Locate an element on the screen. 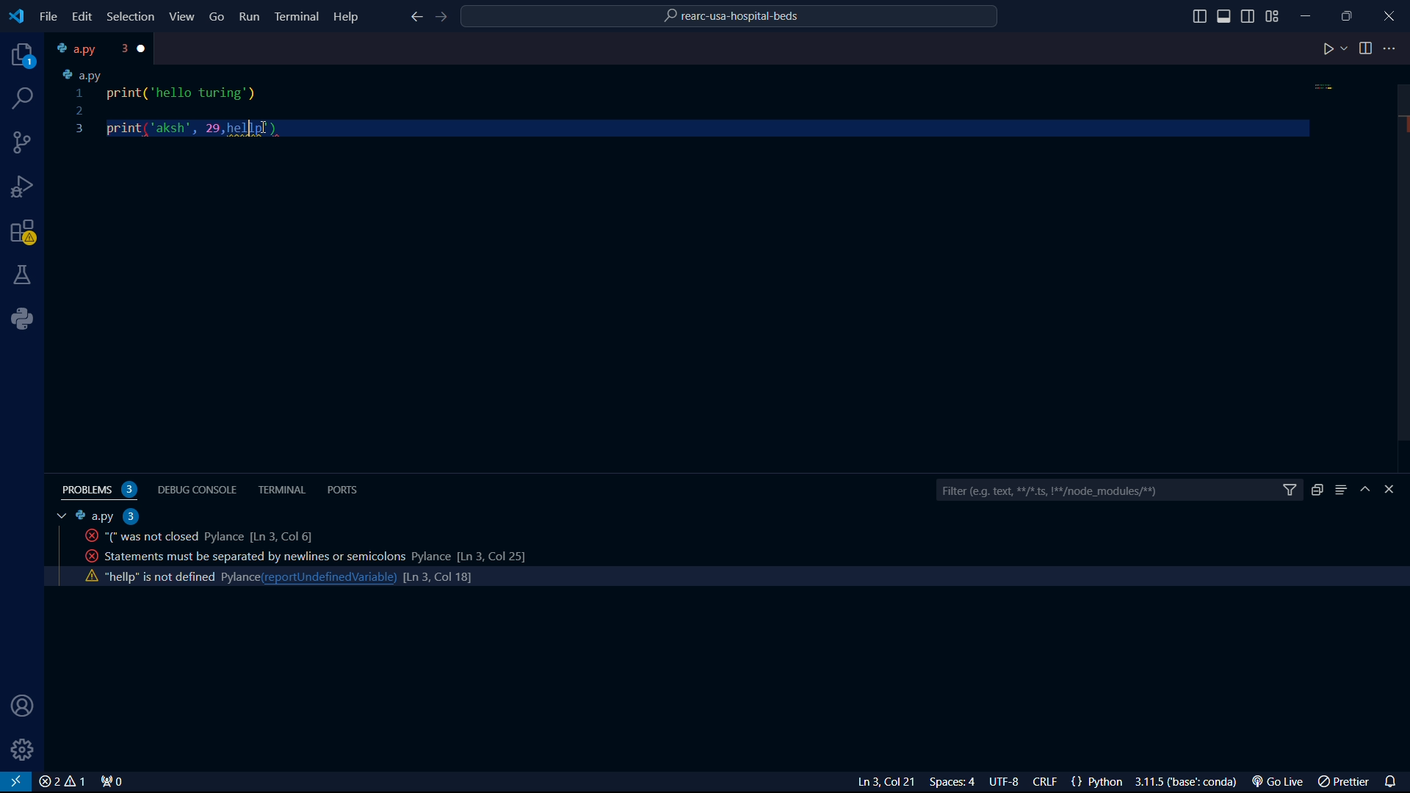 Image resolution: width=1410 pixels, height=793 pixels. user is located at coordinates (18, 707).